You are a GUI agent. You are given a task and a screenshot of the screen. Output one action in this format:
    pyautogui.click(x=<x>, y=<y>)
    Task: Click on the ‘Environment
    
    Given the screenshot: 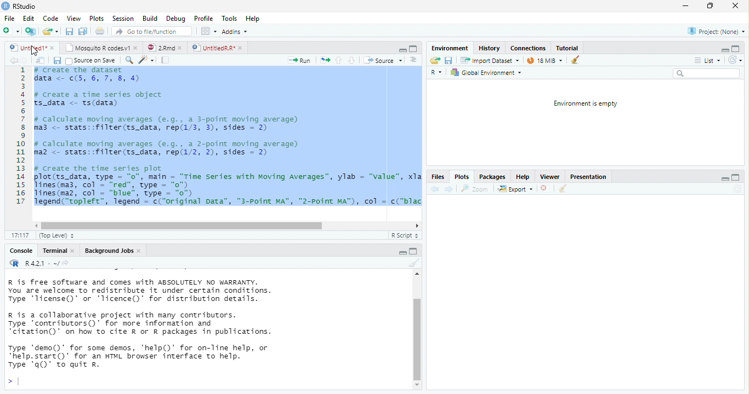 What is the action you would take?
    pyautogui.click(x=449, y=48)
    